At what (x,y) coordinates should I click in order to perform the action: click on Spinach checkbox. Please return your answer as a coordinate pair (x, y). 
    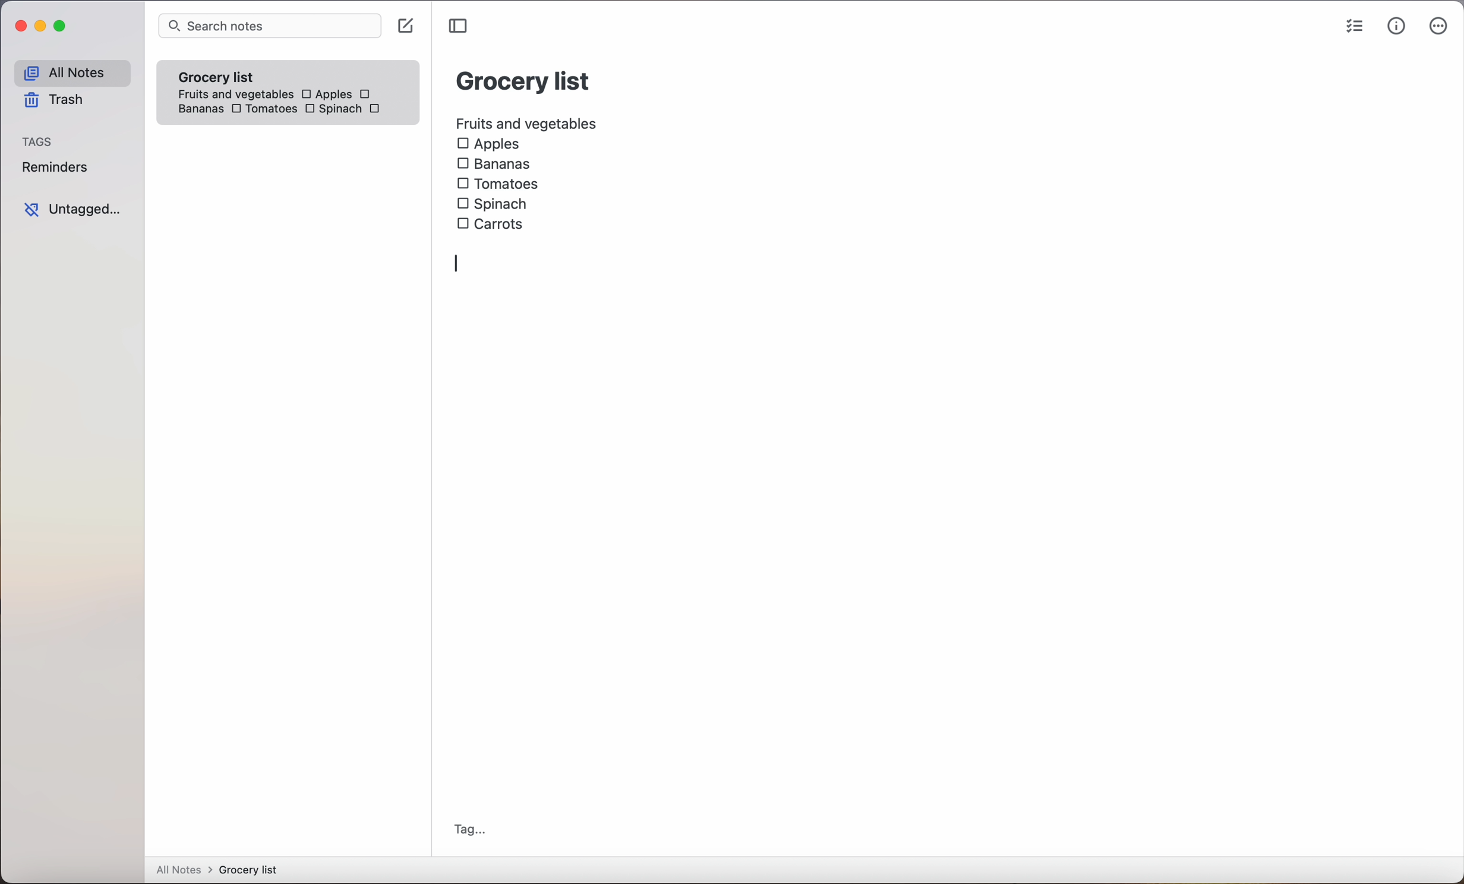
    Looking at the image, I should click on (332, 110).